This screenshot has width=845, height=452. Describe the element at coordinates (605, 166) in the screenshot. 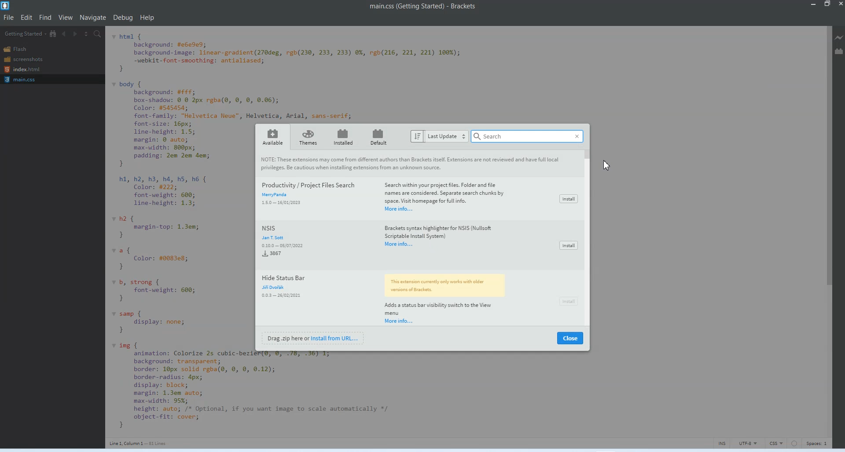

I see `Cursor` at that location.